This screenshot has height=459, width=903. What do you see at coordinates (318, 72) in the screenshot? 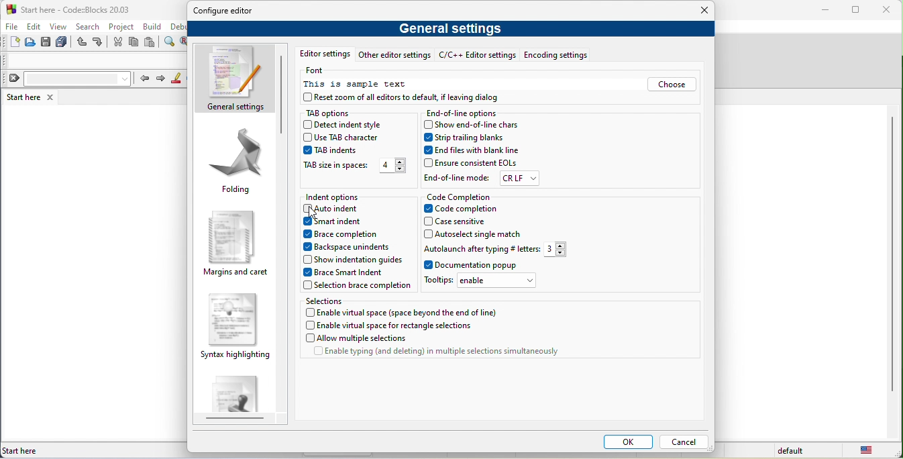
I see `font` at bounding box center [318, 72].